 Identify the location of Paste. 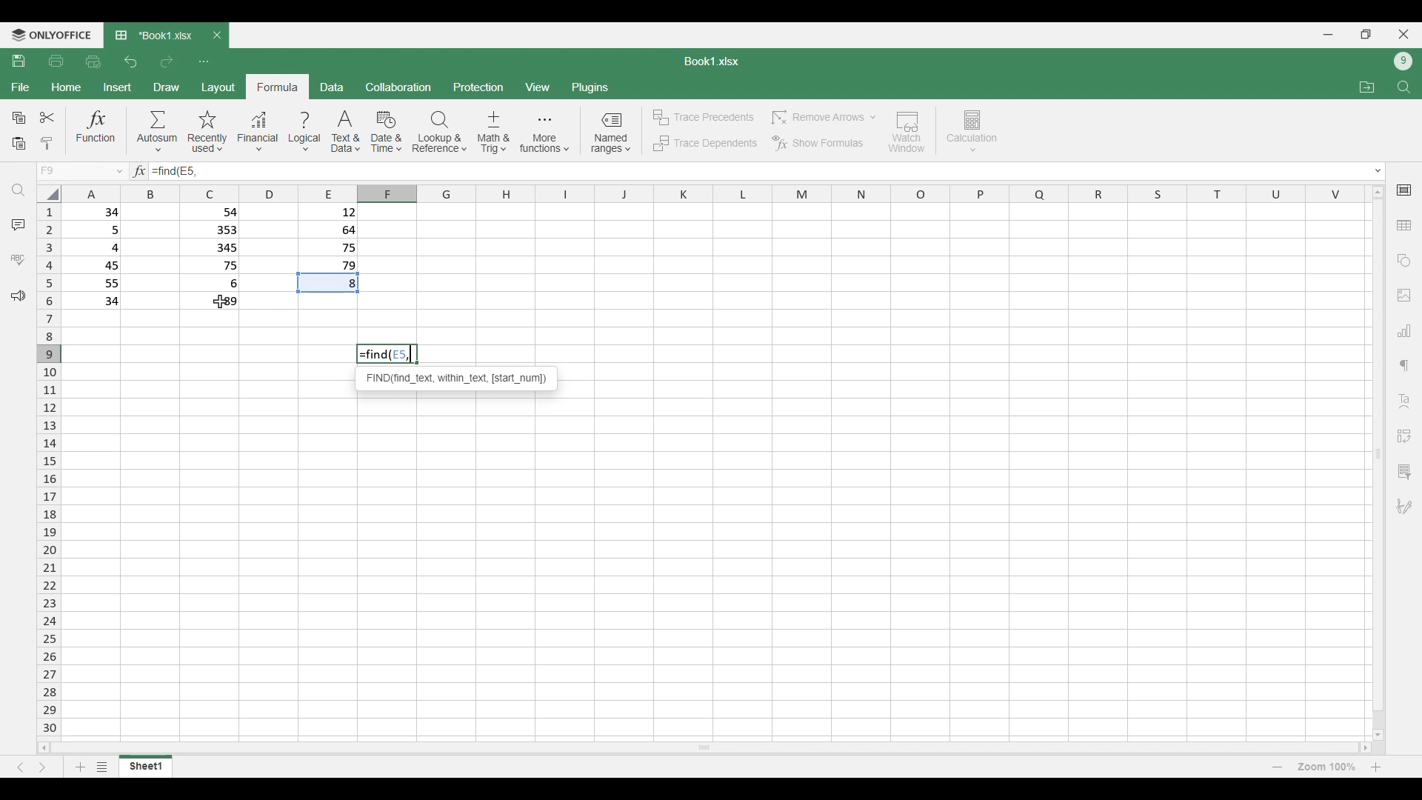
(19, 144).